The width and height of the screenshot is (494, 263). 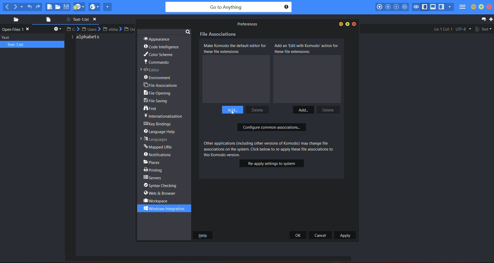 What do you see at coordinates (272, 128) in the screenshot?
I see `configure common associations` at bounding box center [272, 128].